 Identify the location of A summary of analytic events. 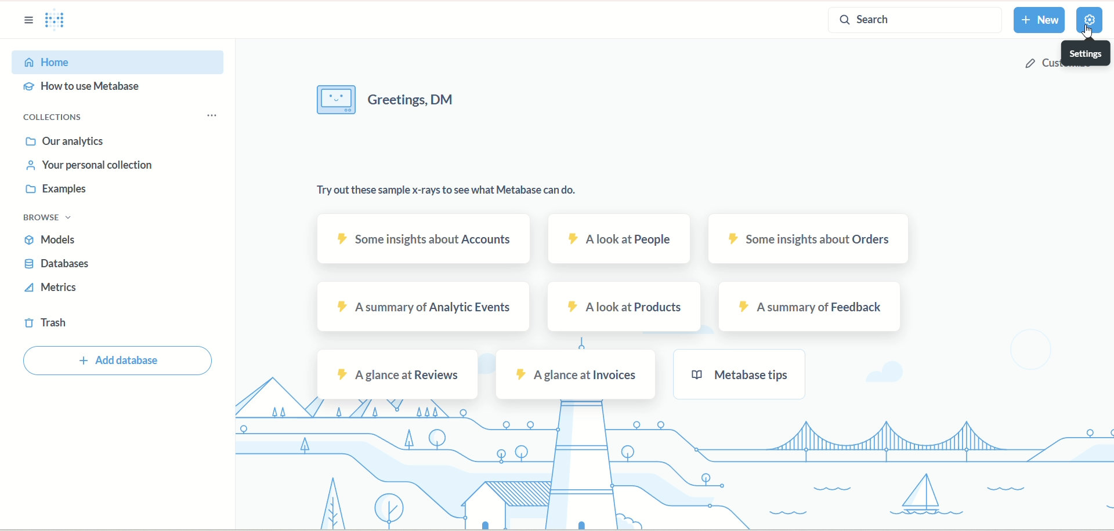
(425, 308).